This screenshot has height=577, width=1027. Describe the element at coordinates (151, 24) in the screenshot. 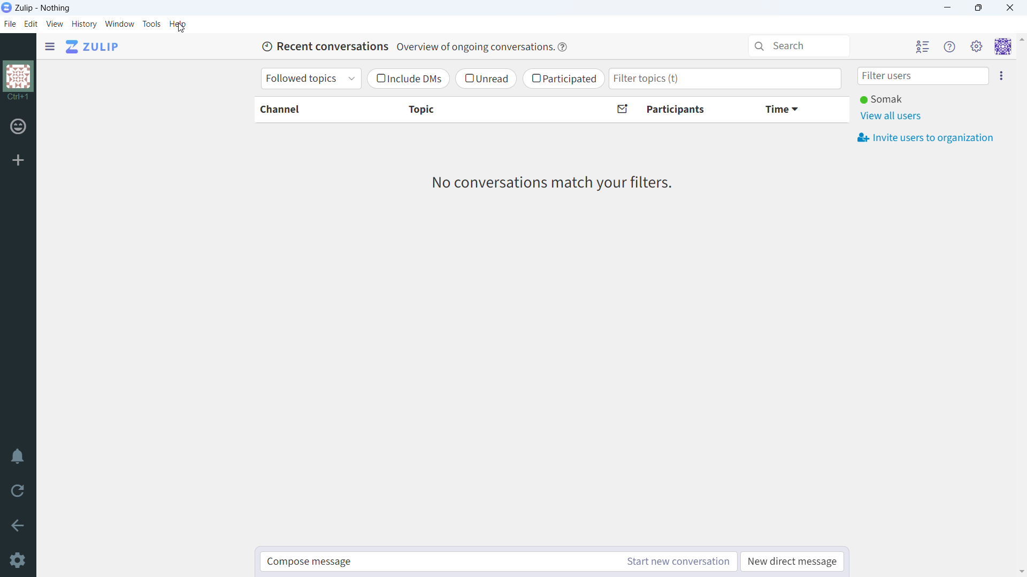

I see `tools` at that location.